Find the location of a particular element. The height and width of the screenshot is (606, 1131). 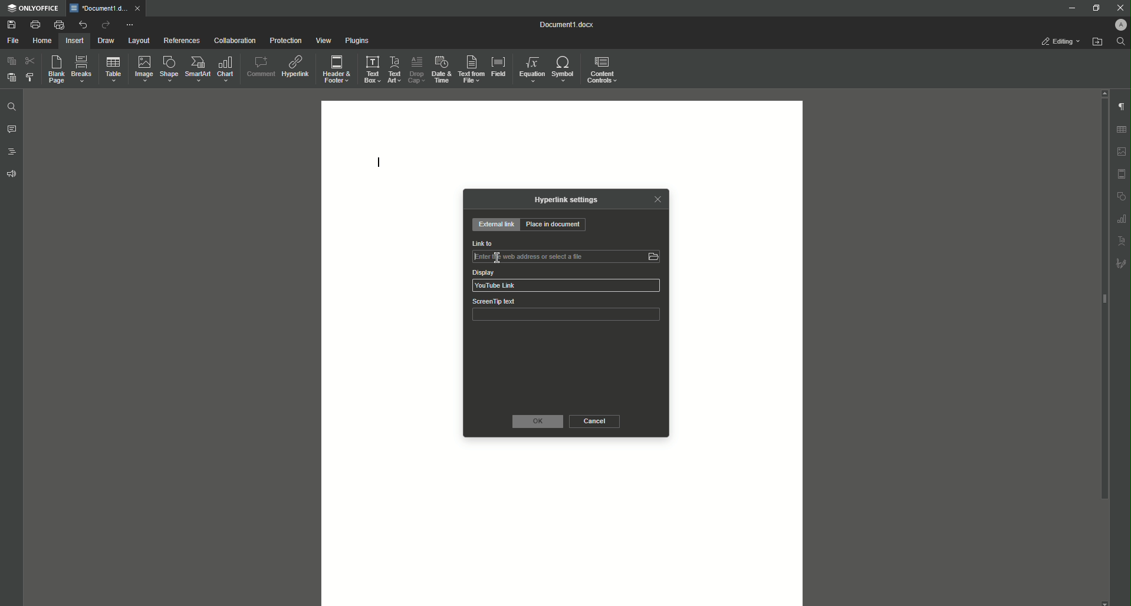

Hyperlink Settings is located at coordinates (563, 203).